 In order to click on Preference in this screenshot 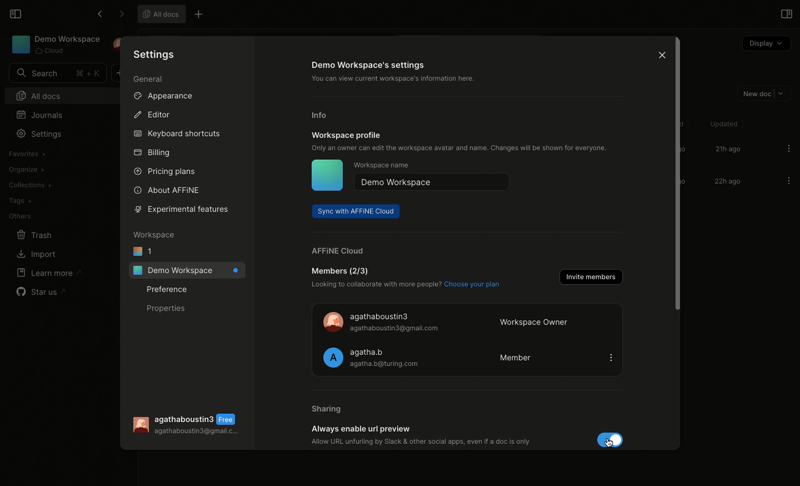, I will do `click(168, 289)`.